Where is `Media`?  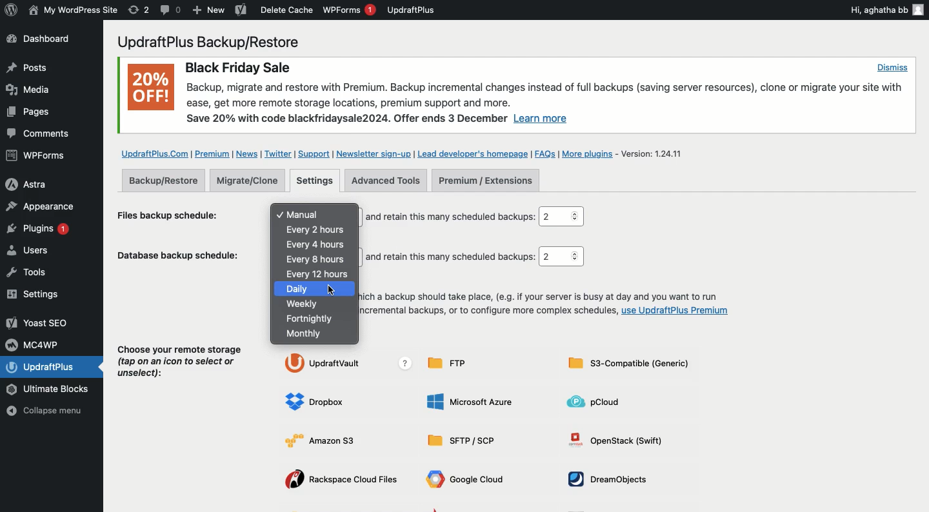
Media is located at coordinates (30, 89).